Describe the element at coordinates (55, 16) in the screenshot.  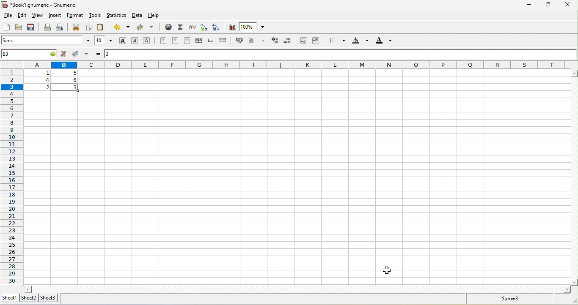
I see `insert` at that location.